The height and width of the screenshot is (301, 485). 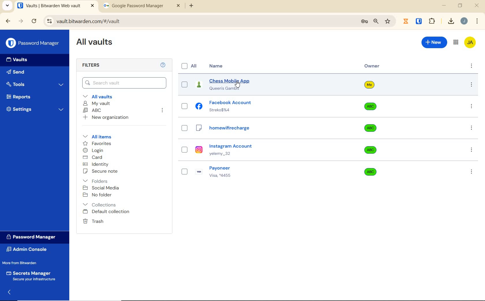 What do you see at coordinates (98, 143) in the screenshot?
I see `favorites` at bounding box center [98, 143].